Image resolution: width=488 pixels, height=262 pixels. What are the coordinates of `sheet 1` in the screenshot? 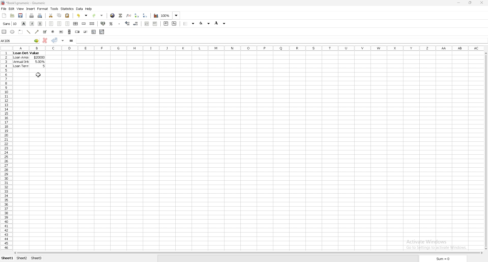 It's located at (8, 258).